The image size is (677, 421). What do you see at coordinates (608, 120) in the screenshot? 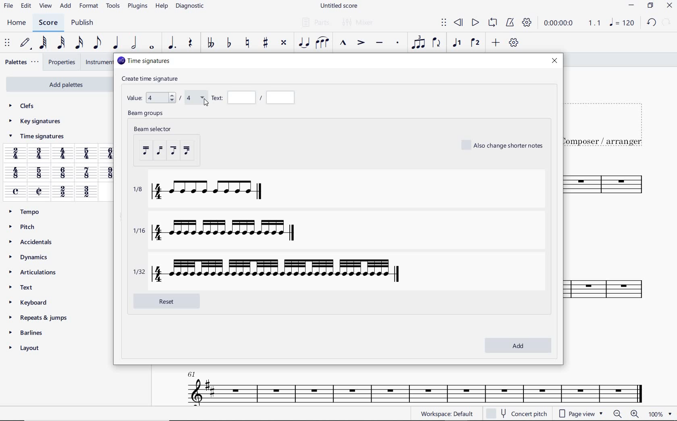
I see `TITLE` at bounding box center [608, 120].